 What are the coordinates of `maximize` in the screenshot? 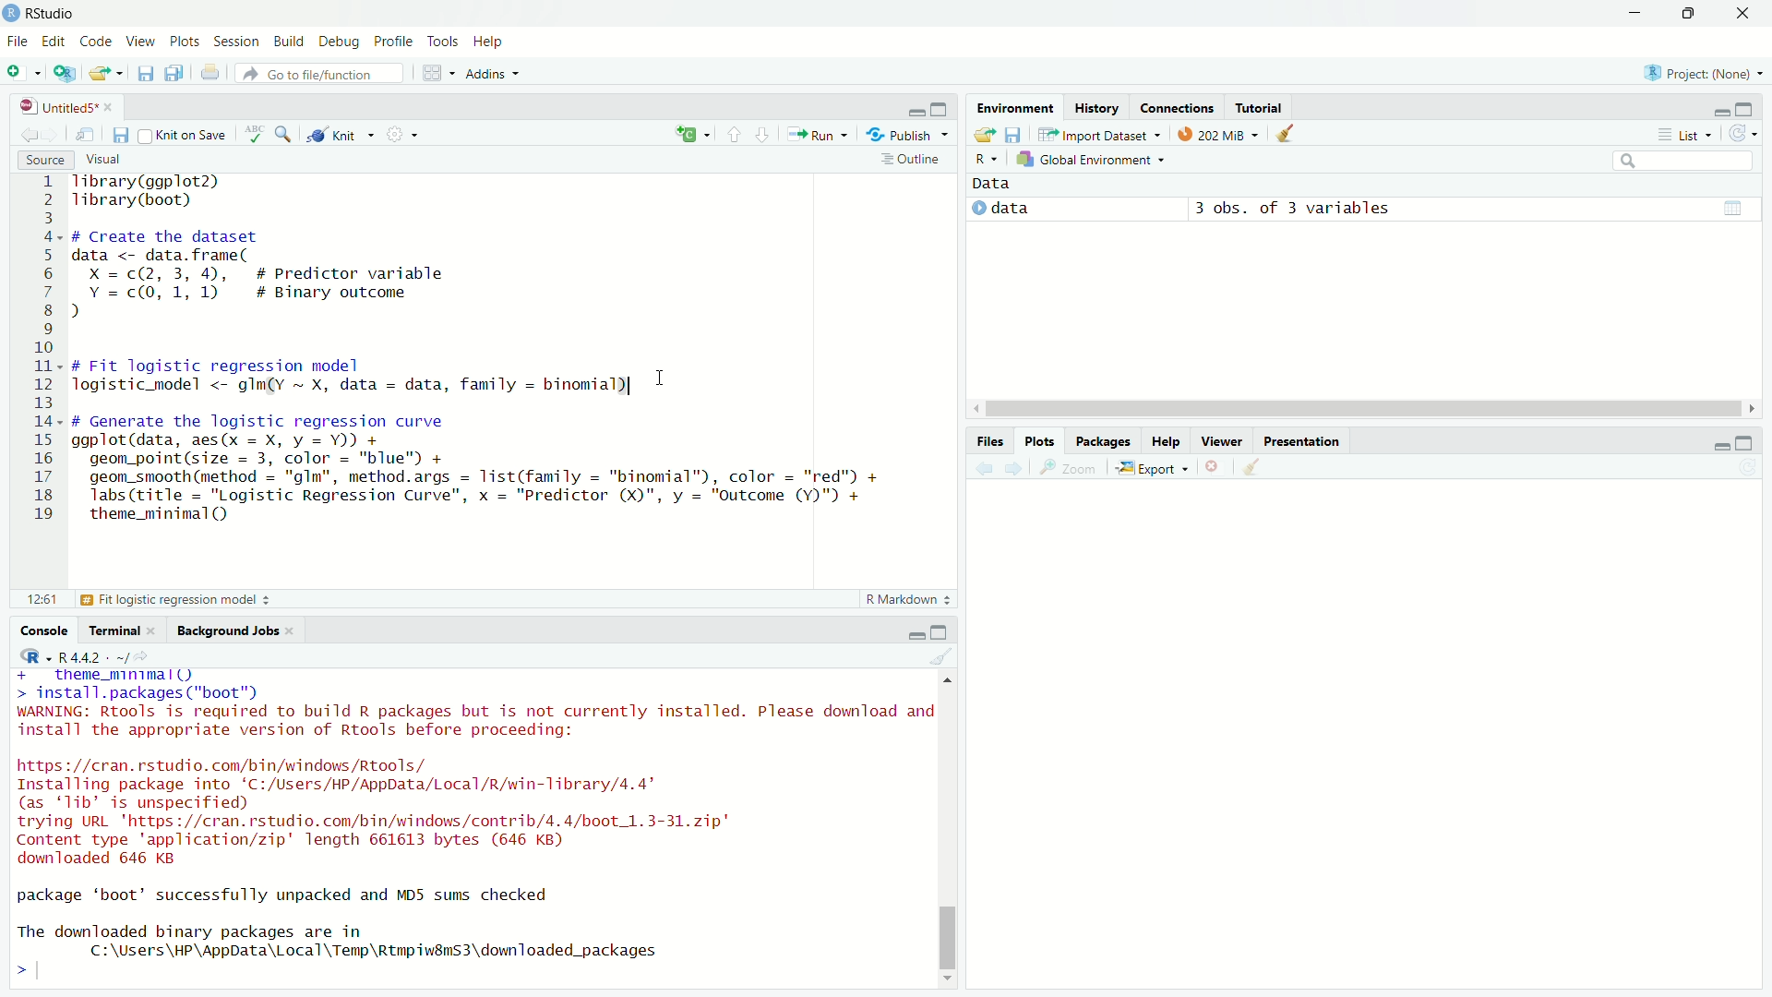 It's located at (939, 632).